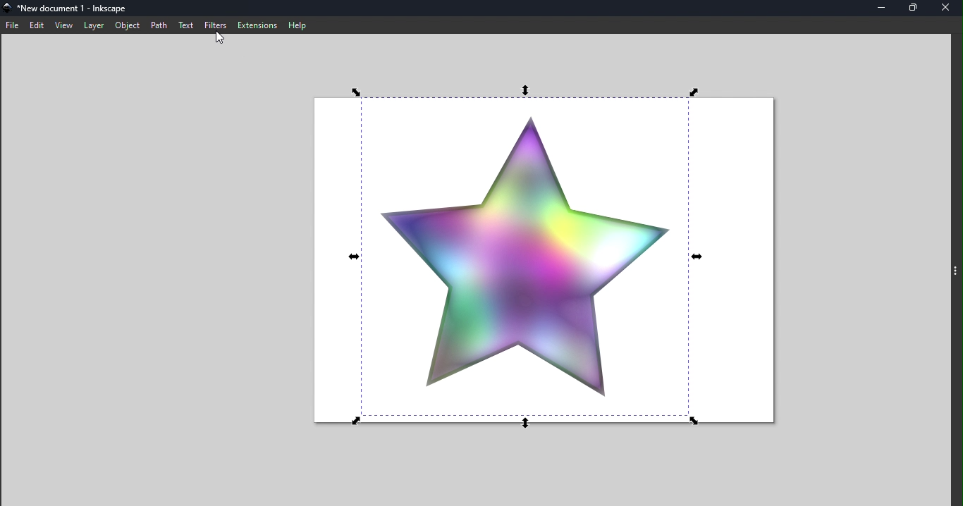 The height and width of the screenshot is (506, 963). I want to click on Filters, so click(216, 25).